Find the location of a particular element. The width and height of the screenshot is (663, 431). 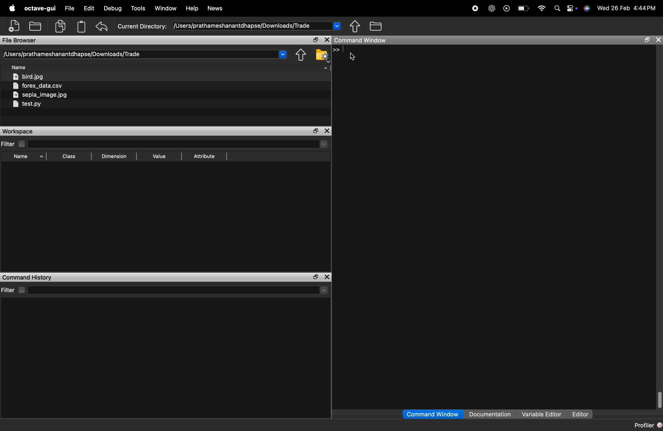

/Users/prathameshanantdhapse/Downloads/Trade is located at coordinates (243, 26).